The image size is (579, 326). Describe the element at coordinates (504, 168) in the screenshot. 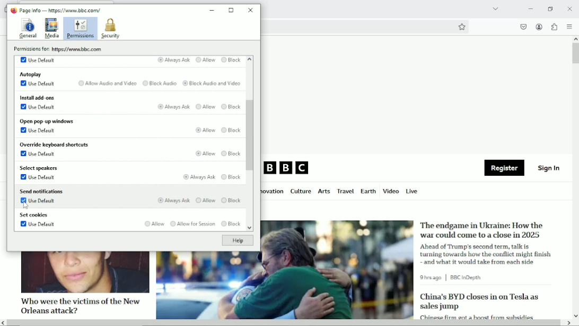

I see `Register` at that location.